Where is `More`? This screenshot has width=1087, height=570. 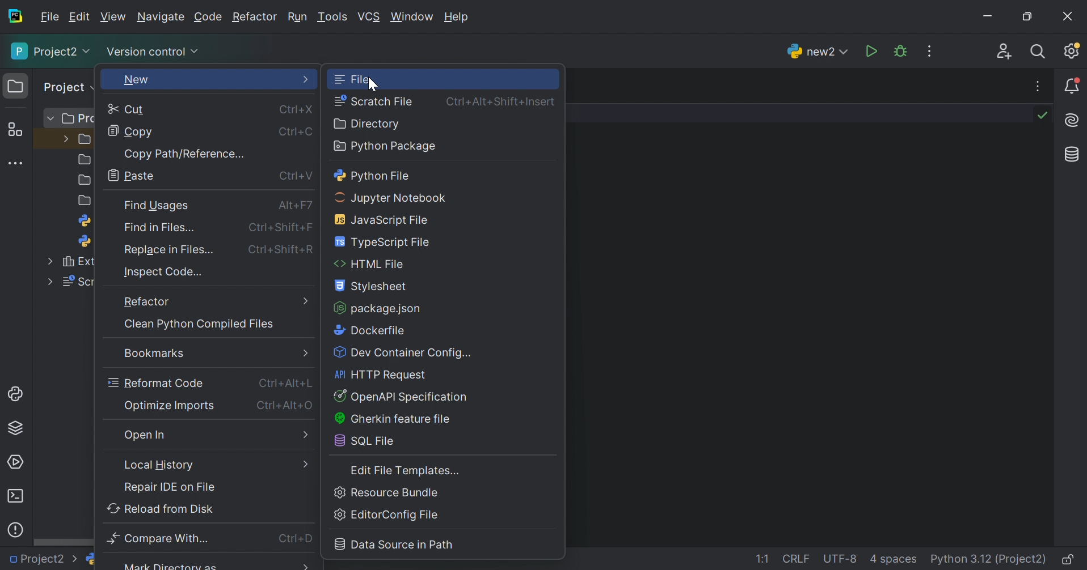
More is located at coordinates (307, 300).